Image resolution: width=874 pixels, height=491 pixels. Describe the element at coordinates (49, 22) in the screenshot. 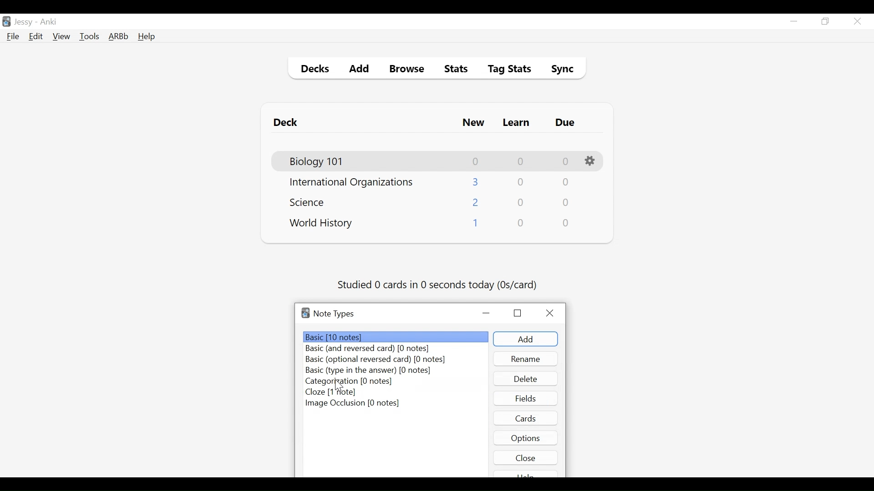

I see `Anki` at that location.